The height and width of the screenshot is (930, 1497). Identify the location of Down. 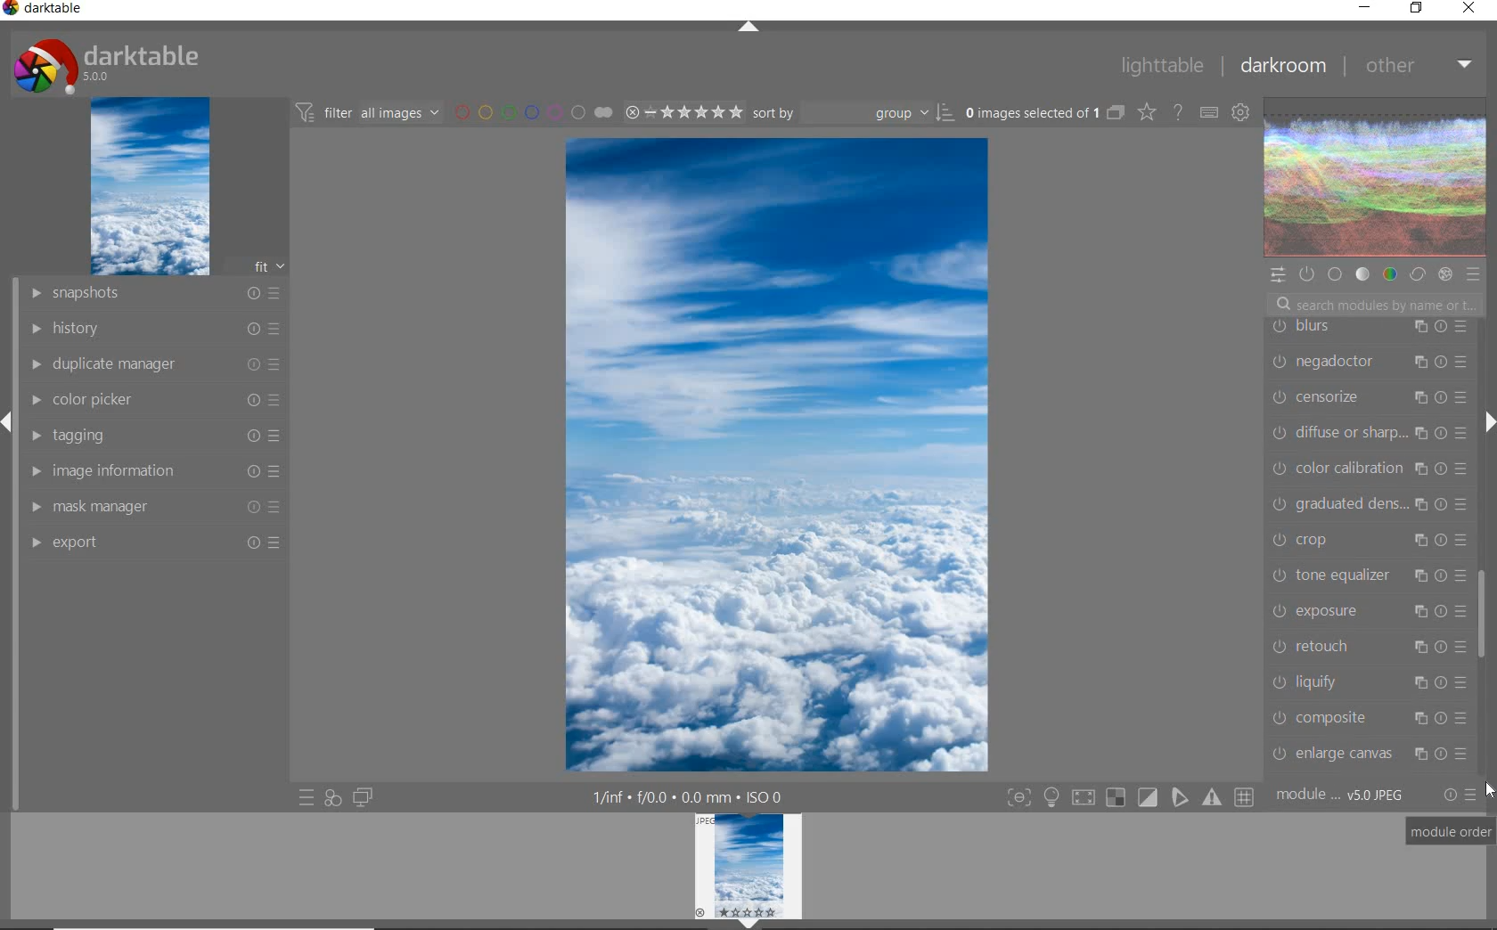
(749, 924).